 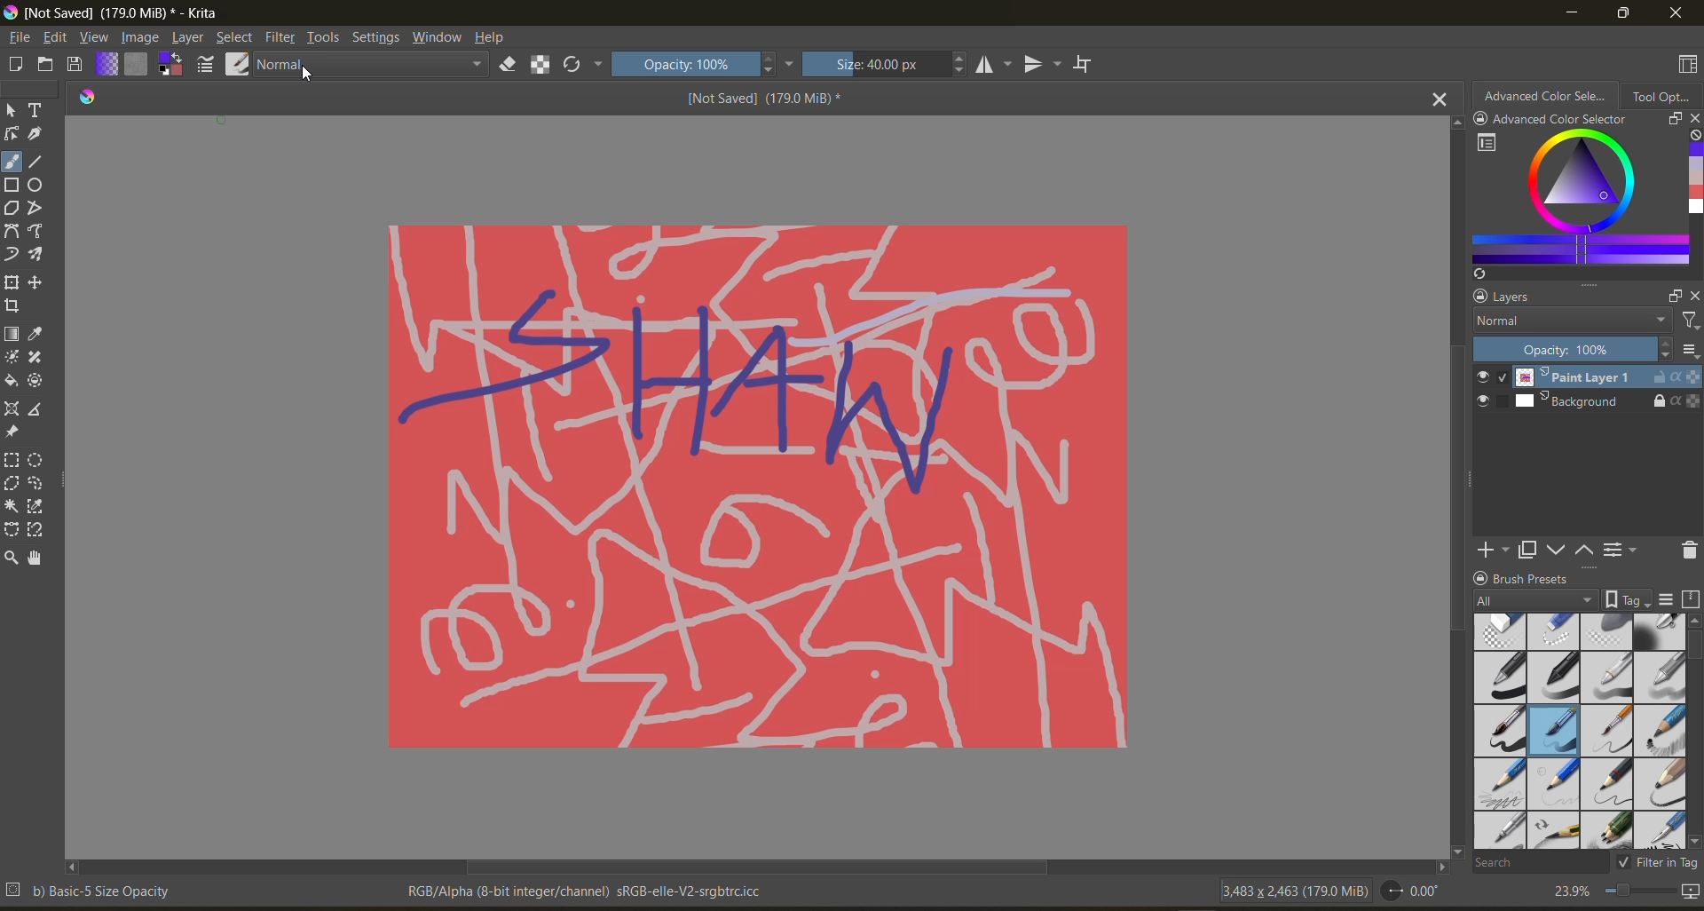 What do you see at coordinates (12, 408) in the screenshot?
I see `Assistant tool` at bounding box center [12, 408].